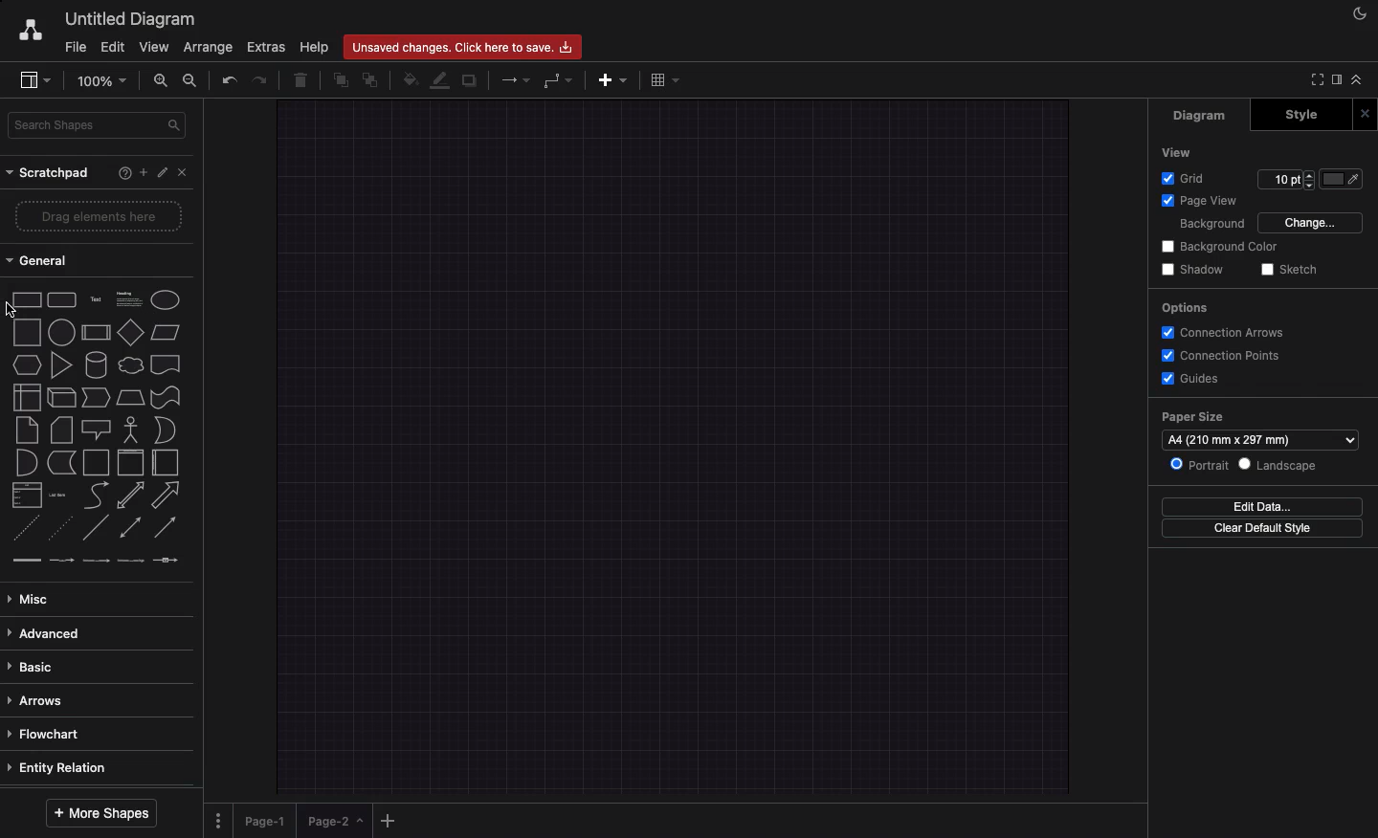  Describe the element at coordinates (1357, 78) in the screenshot. I see `Collapse` at that location.